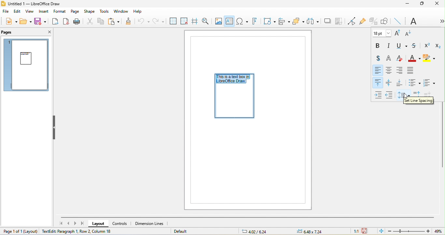  Describe the element at coordinates (351, 21) in the screenshot. I see `toggle point edit mode` at that location.